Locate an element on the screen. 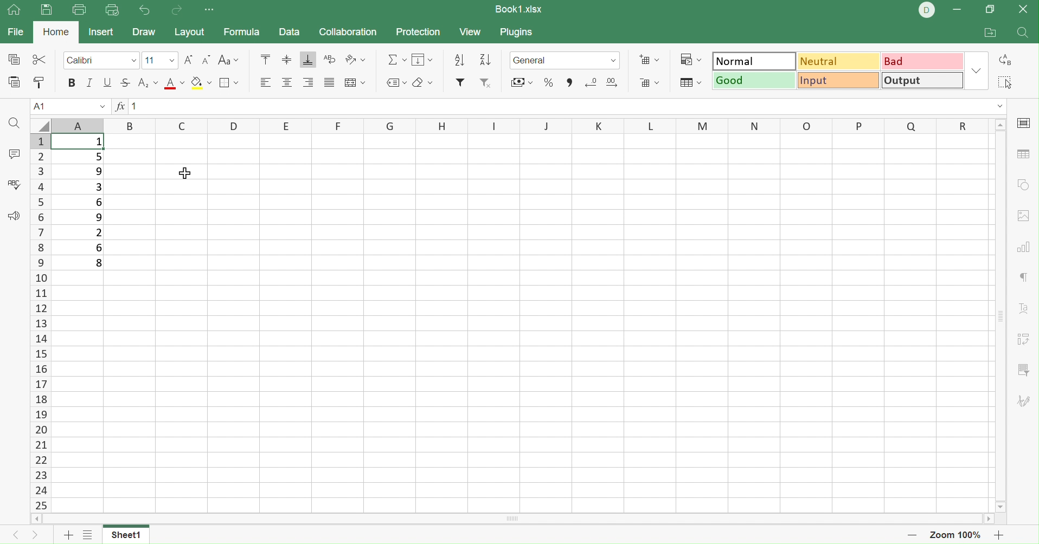 The height and width of the screenshot is (544, 1039). Drop down is located at coordinates (979, 72).